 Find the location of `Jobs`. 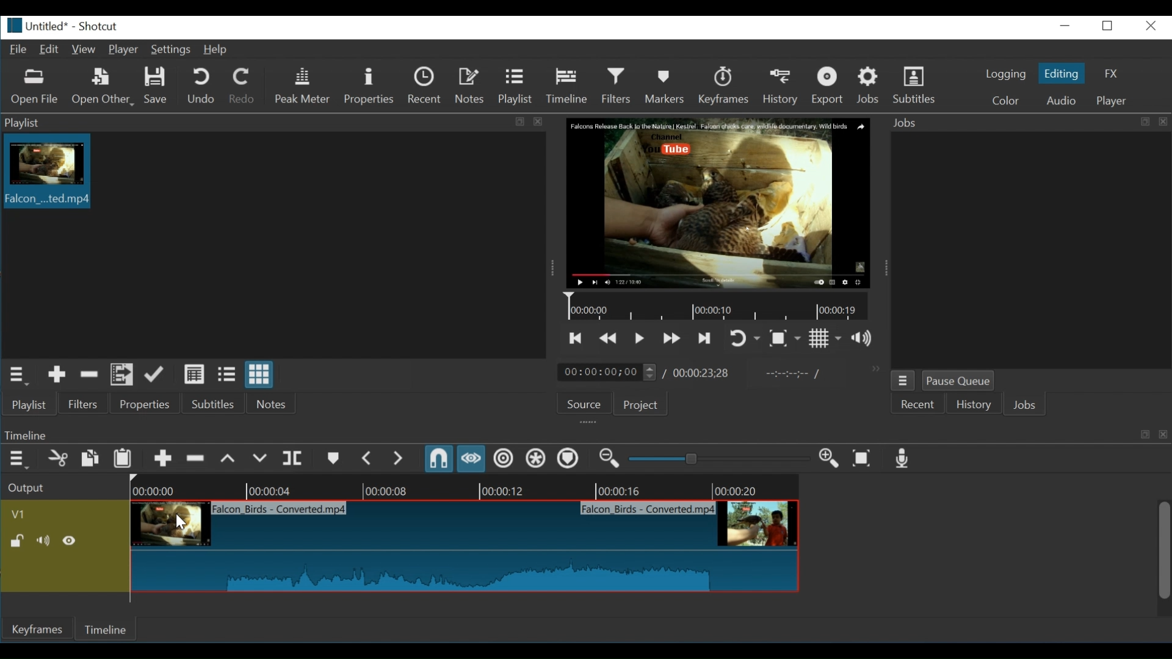

Jobs is located at coordinates (869, 85).